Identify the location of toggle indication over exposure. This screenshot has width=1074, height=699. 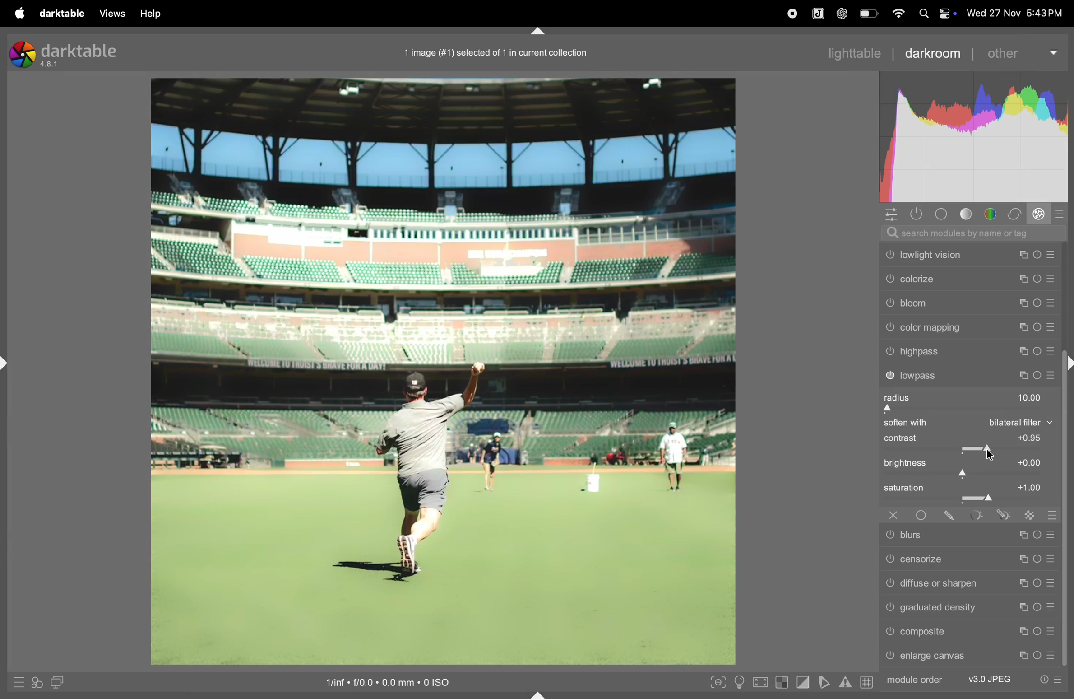
(783, 683).